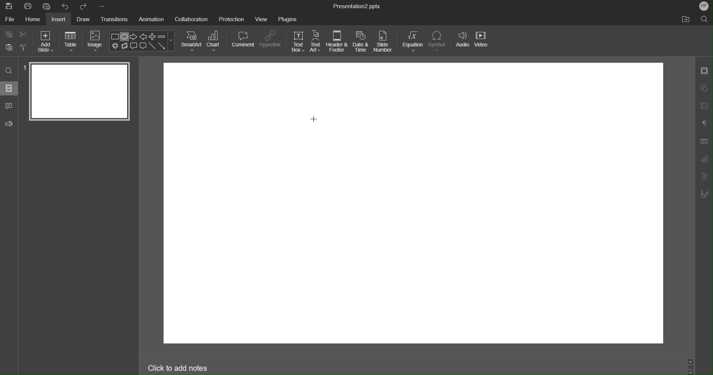  I want to click on Insert, so click(60, 20).